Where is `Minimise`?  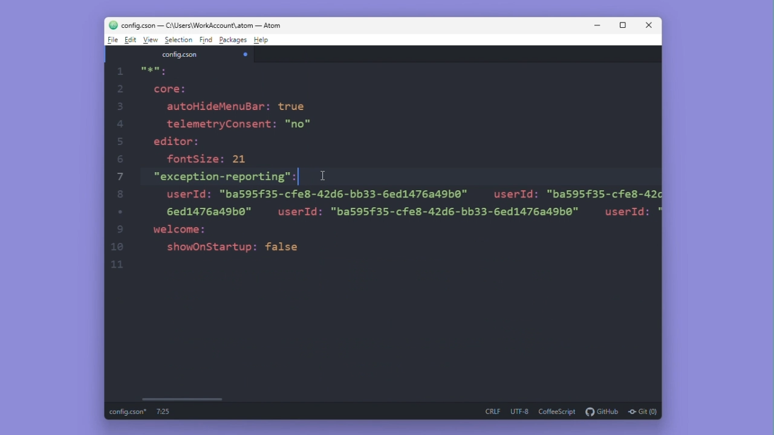
Minimise is located at coordinates (599, 25).